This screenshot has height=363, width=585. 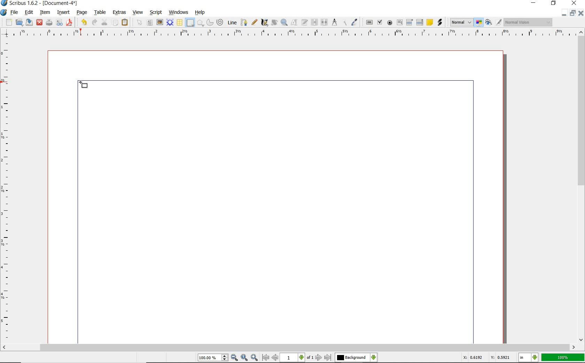 I want to click on undo, so click(x=83, y=22).